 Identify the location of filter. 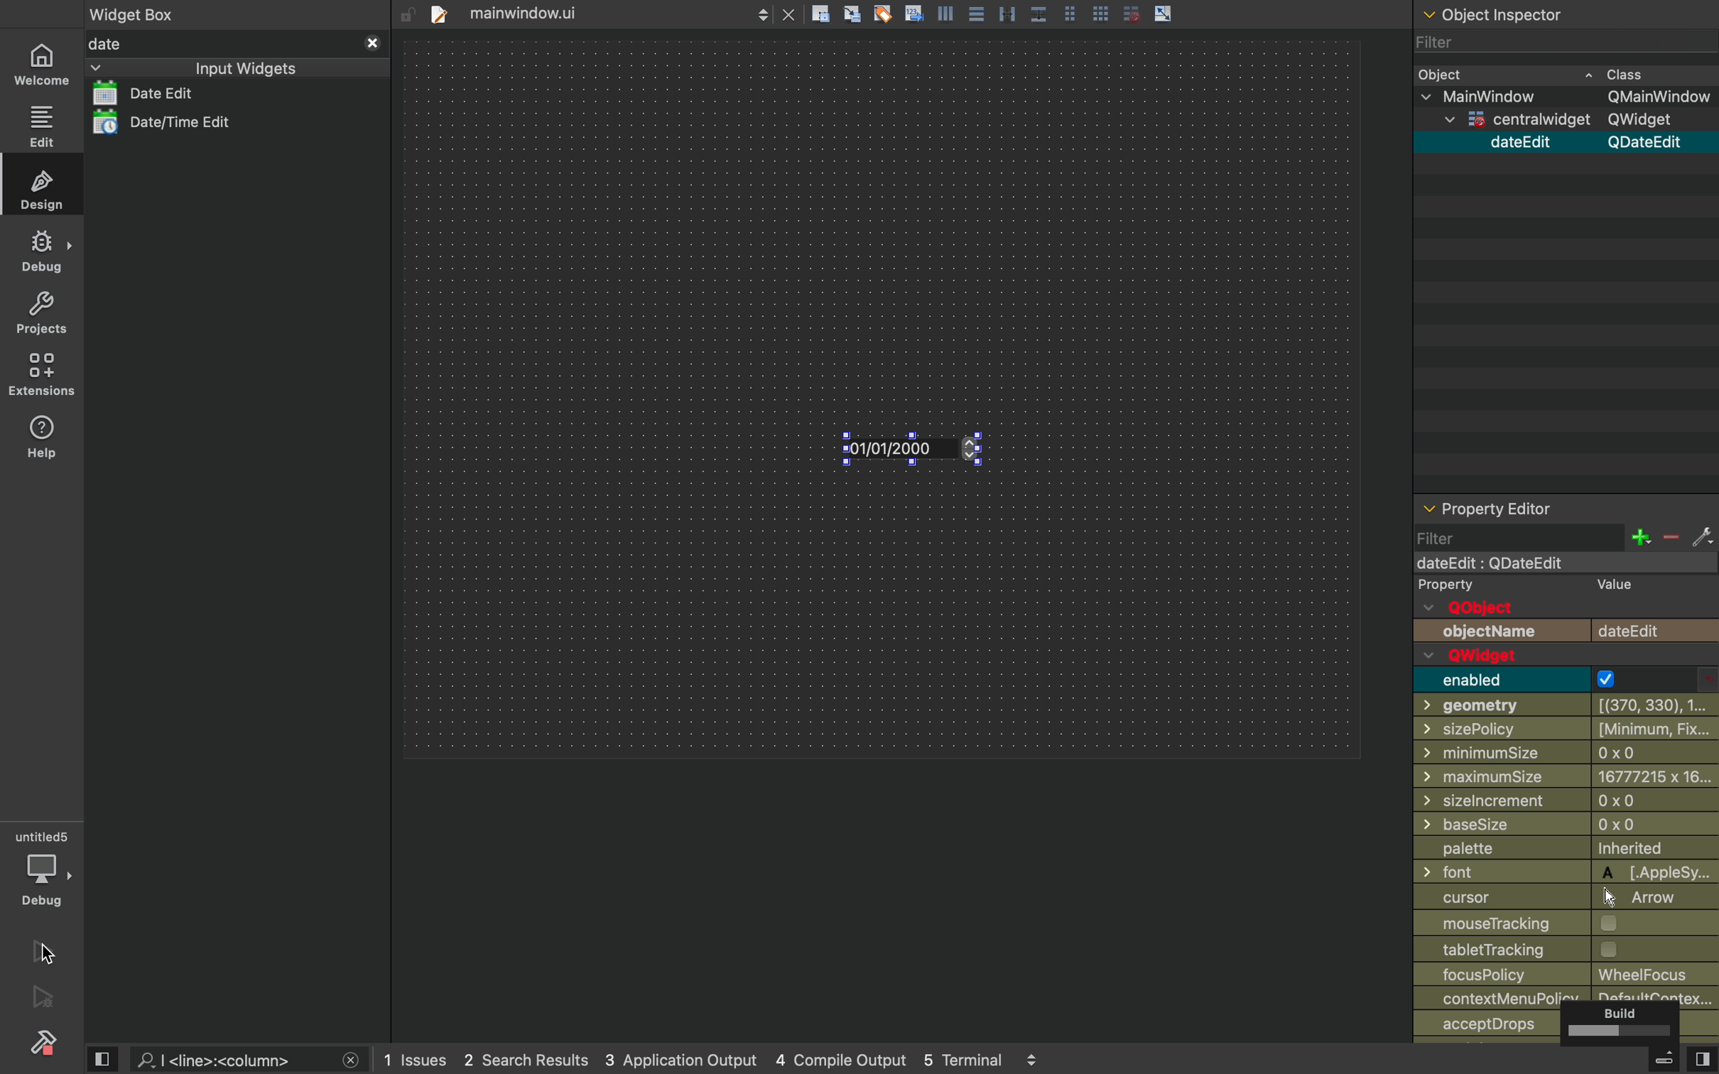
(1448, 41).